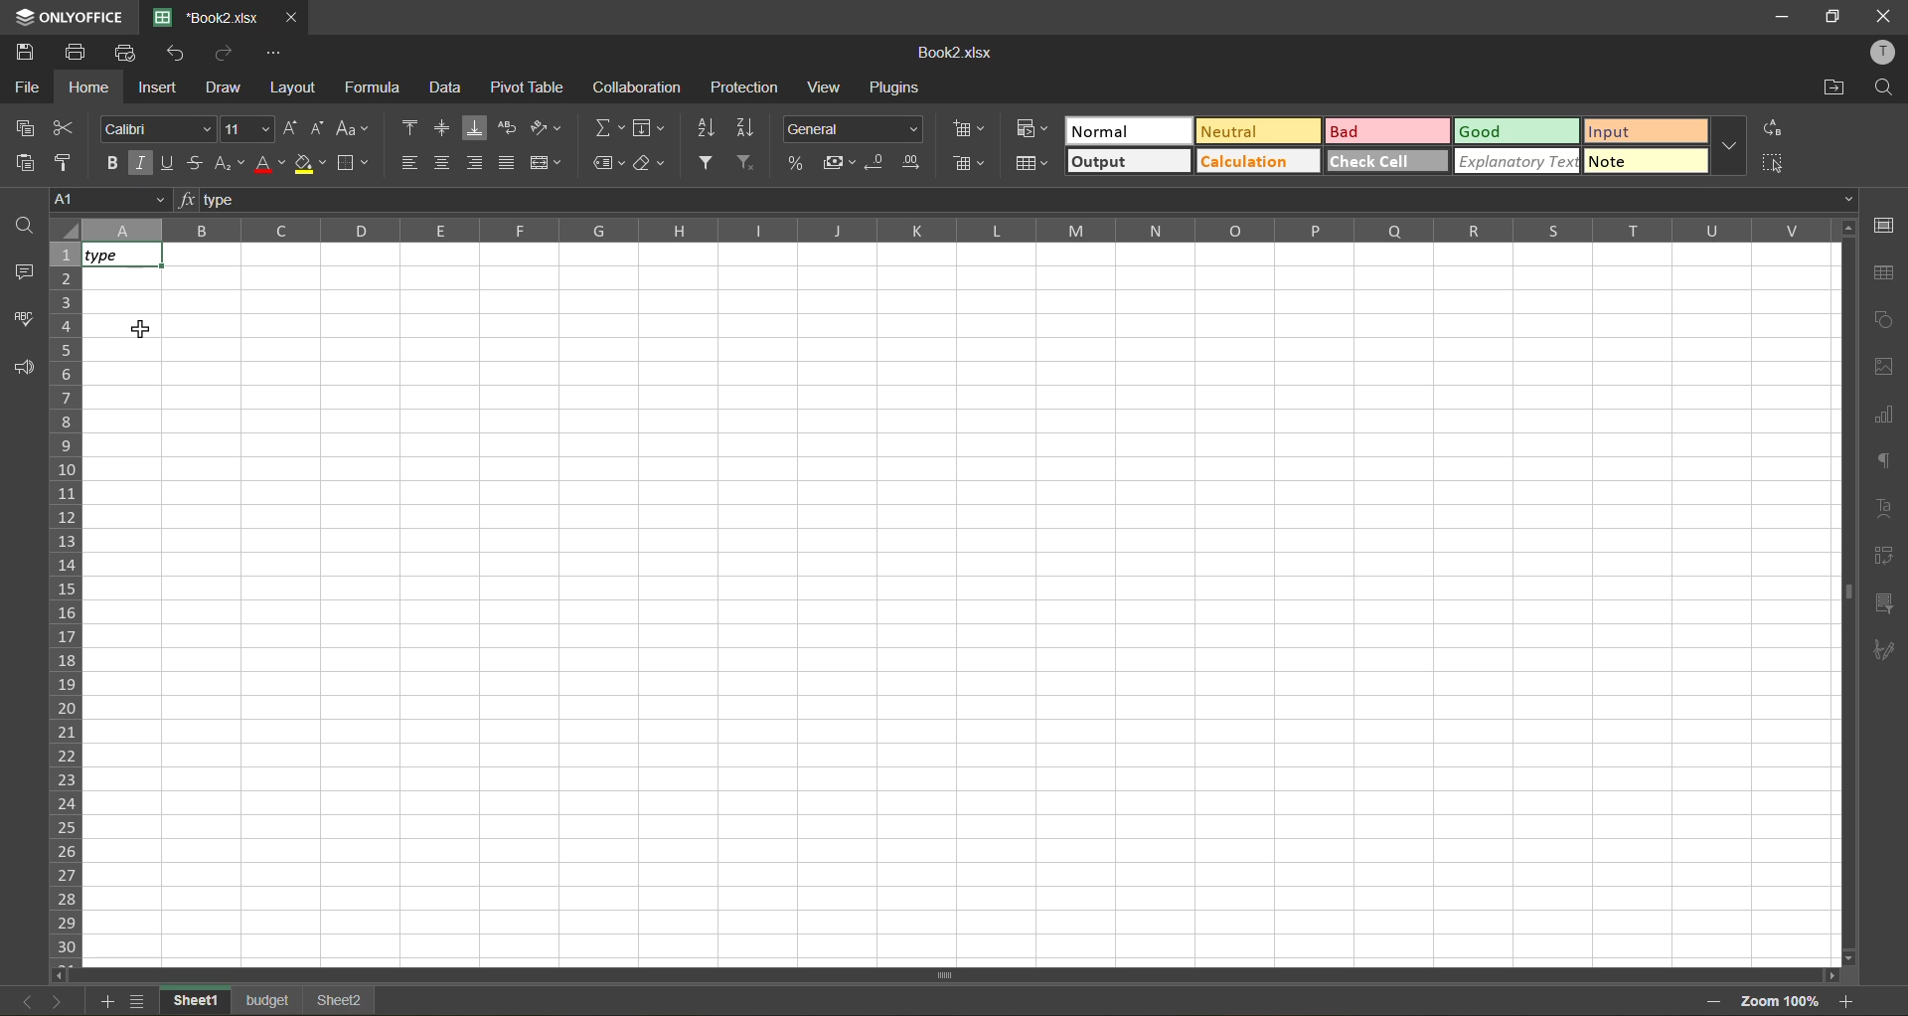 The height and width of the screenshot is (1016, 1908). I want to click on Book2.xlsx, so click(197, 14).